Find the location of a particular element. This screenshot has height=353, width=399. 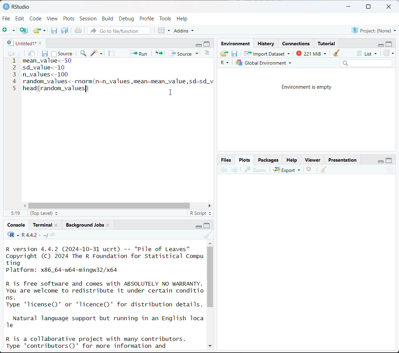

R version 4.4.2 (2024-10-31 ucrt) -- "Pile of Leaves"

Copyright (C) 2024 The R Foundation for Statistical Compu

ting

Platform: x86_64-w64-mingw32/x64

R is free software and comes with ABSOLUTELY NO WARRANTY.

You are welcome to redistribute it under certain conditio

ns.

Type 'license()' or 'licence()' for distribution details.
Natural language support but running in an English Toca

Te

R is a collaborative project with many contributors.

Type 'contributors()' for more information and is located at coordinates (105, 297).